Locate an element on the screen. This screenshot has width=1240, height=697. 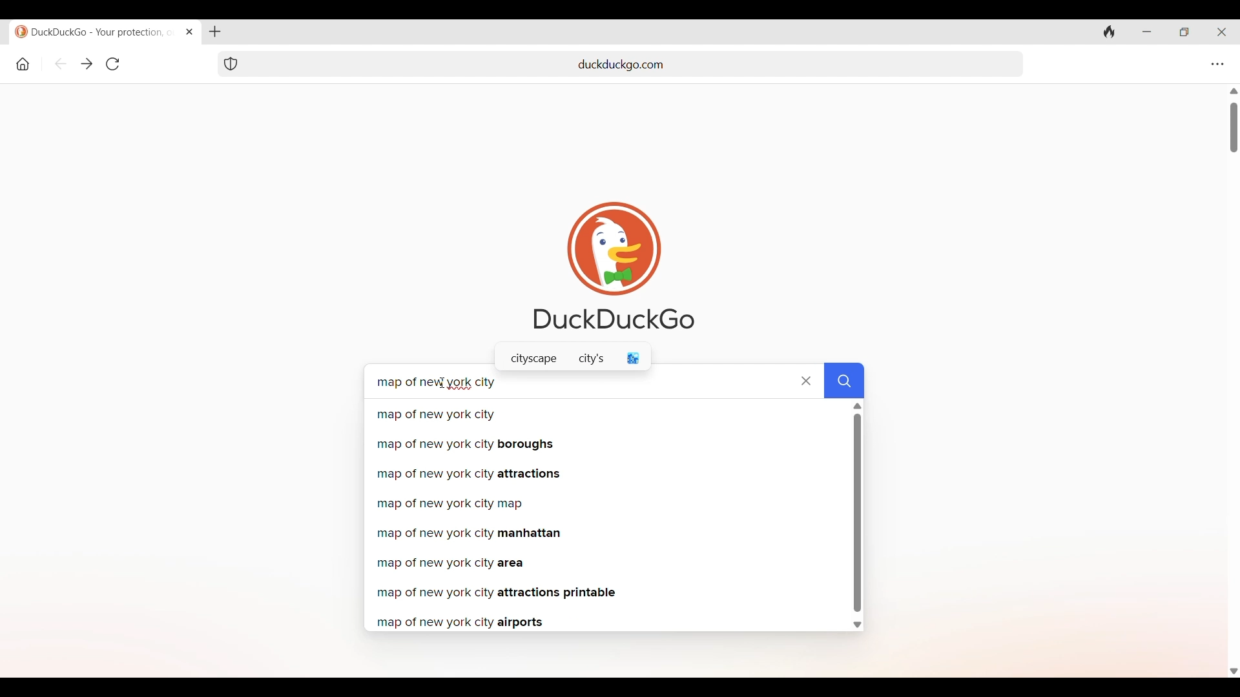
Quick slide to bottom is located at coordinates (857, 625).